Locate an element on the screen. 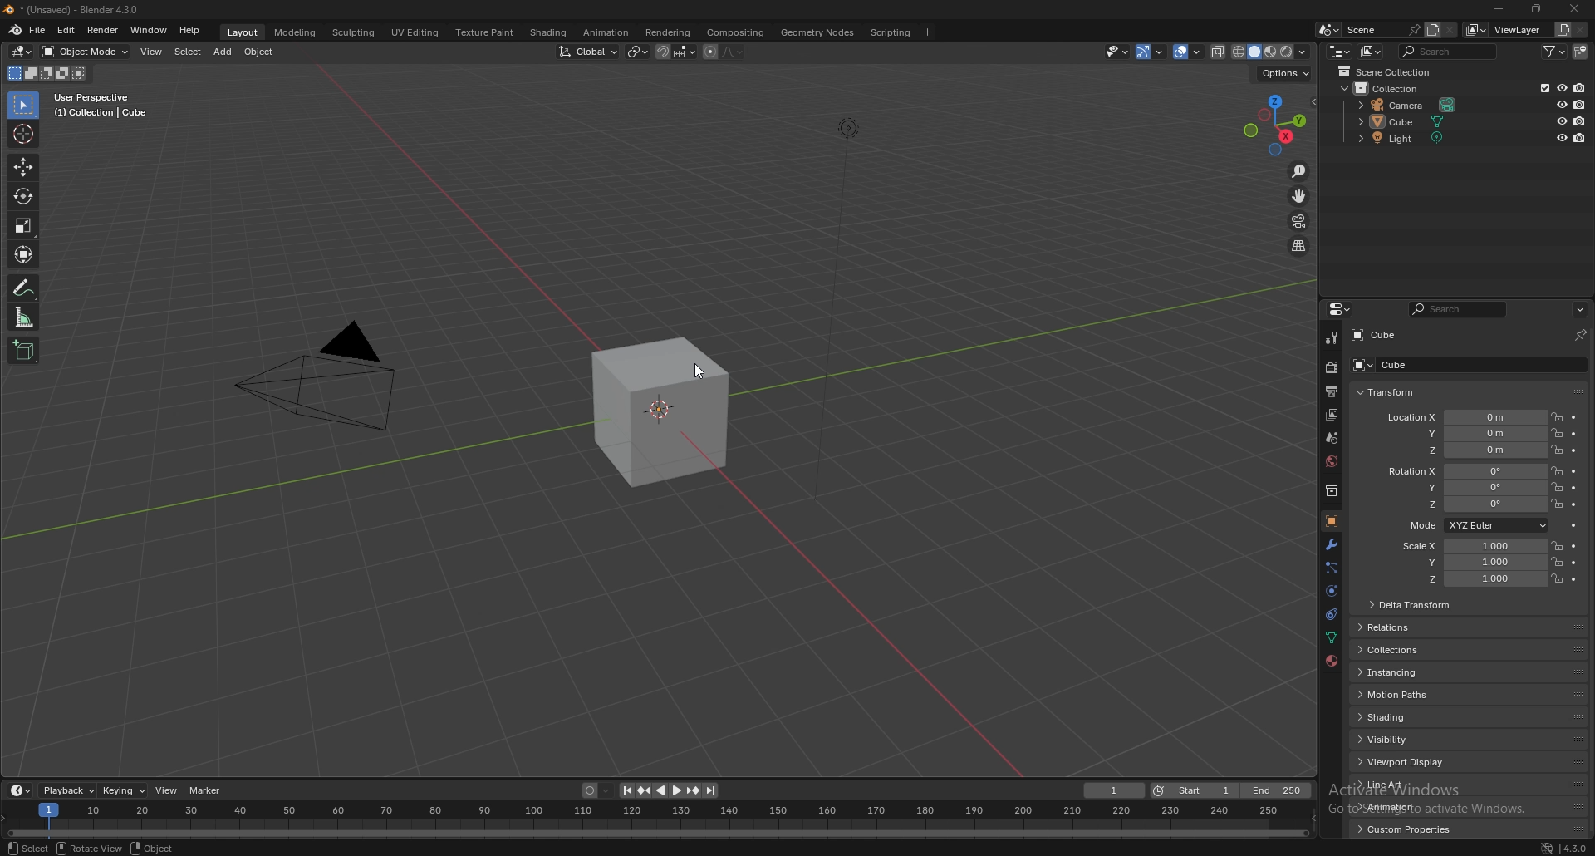  animation is located at coordinates (1400, 806).